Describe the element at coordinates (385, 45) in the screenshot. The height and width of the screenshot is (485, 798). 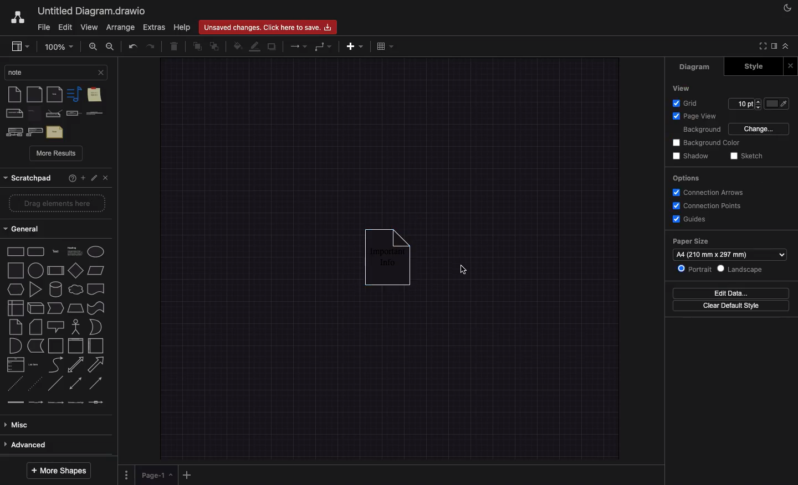
I see `Table` at that location.